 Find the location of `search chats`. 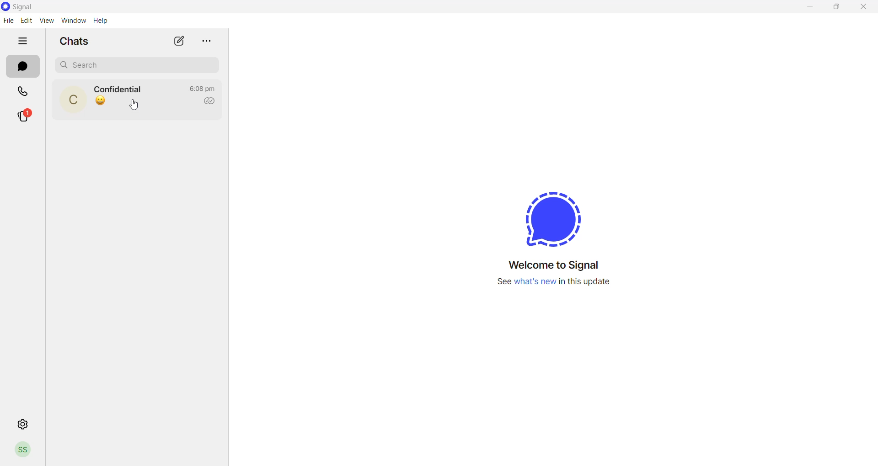

search chats is located at coordinates (134, 66).